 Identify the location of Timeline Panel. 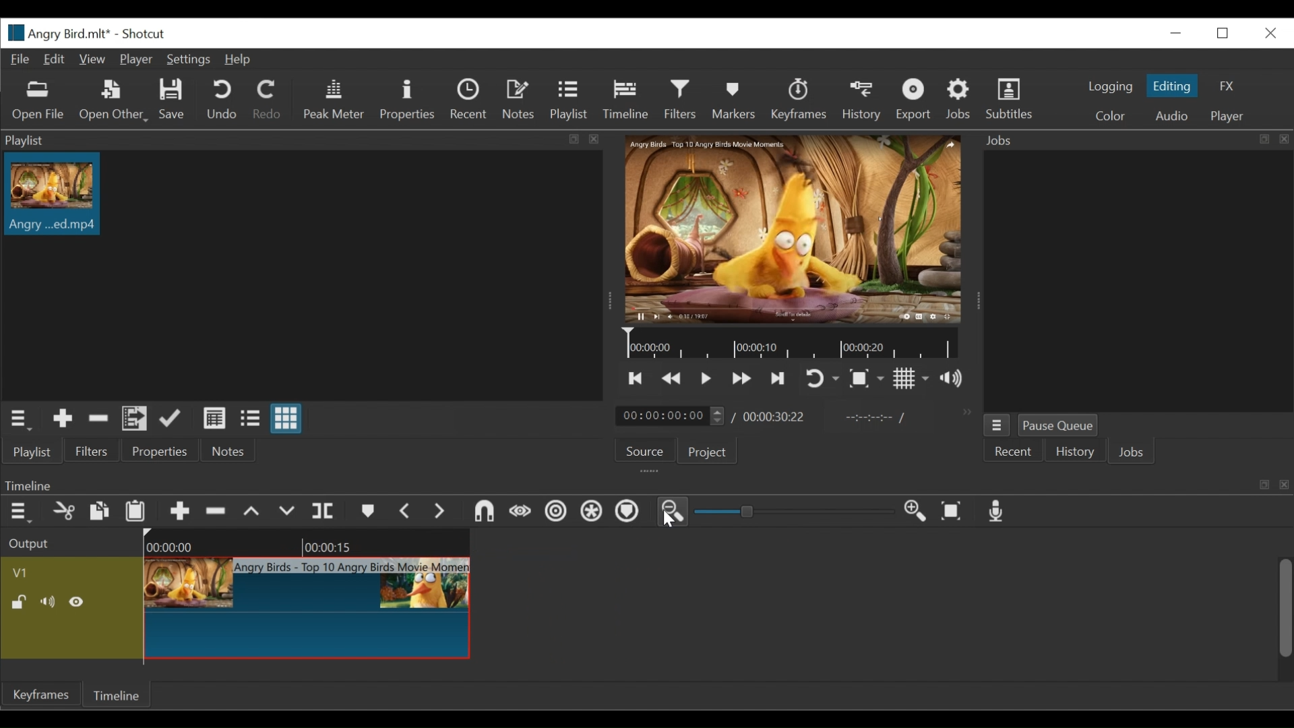
(644, 483).